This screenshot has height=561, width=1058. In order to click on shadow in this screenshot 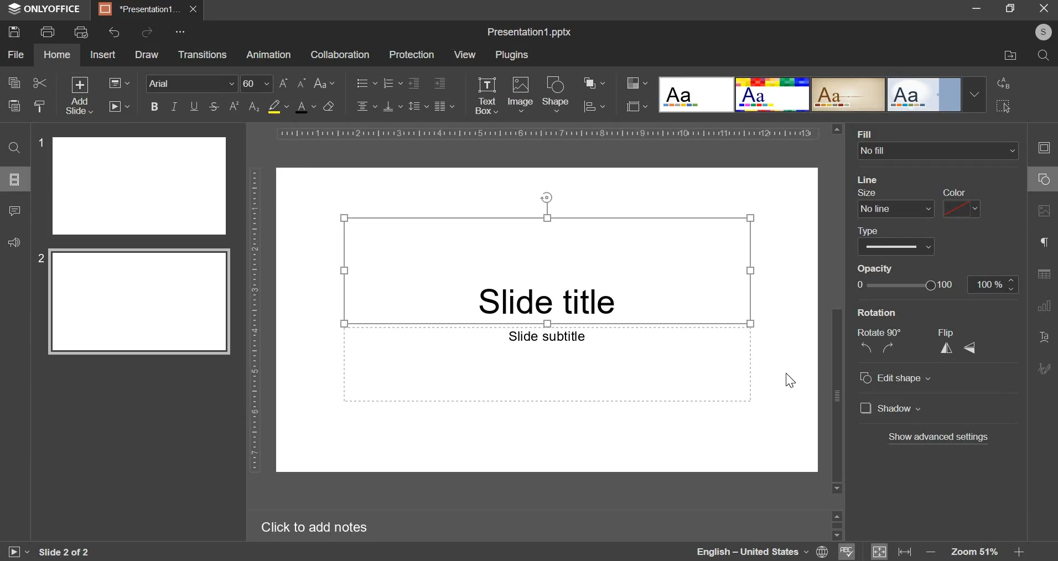, I will do `click(938, 408)`.